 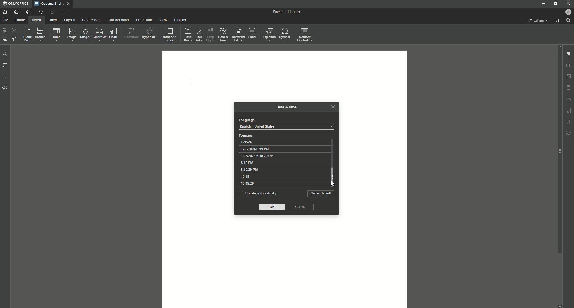 What do you see at coordinates (192, 81) in the screenshot?
I see `Text Line` at bounding box center [192, 81].